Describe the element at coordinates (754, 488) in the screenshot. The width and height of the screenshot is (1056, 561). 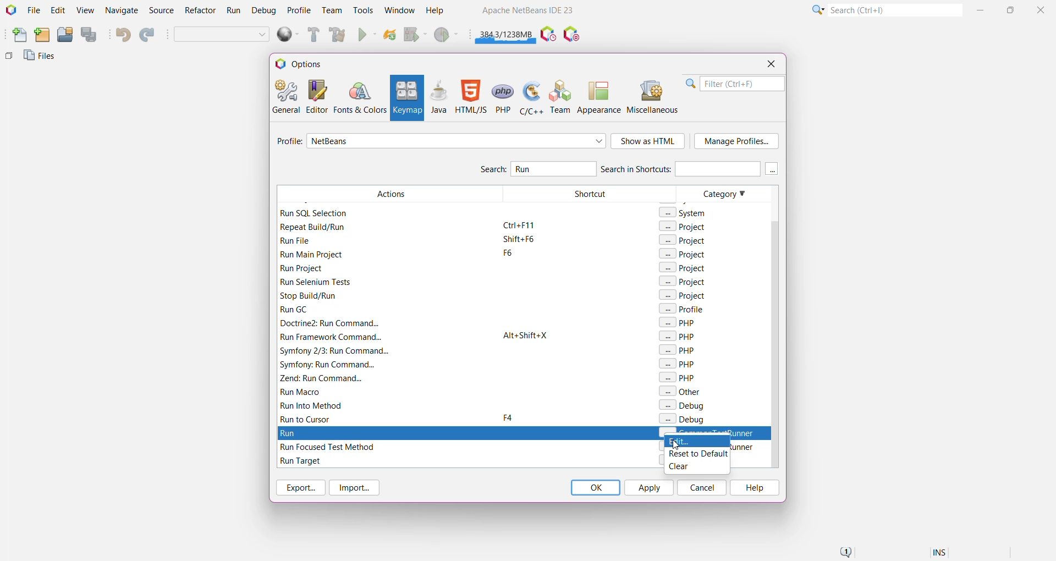
I see `Help` at that location.